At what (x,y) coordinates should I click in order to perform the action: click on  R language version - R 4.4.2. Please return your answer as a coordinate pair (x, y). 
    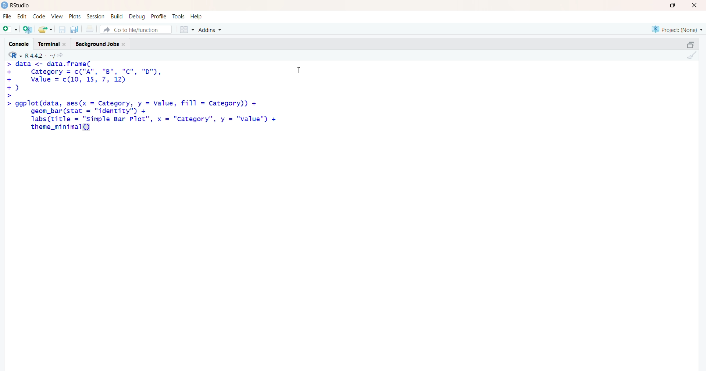
    Looking at the image, I should click on (40, 55).